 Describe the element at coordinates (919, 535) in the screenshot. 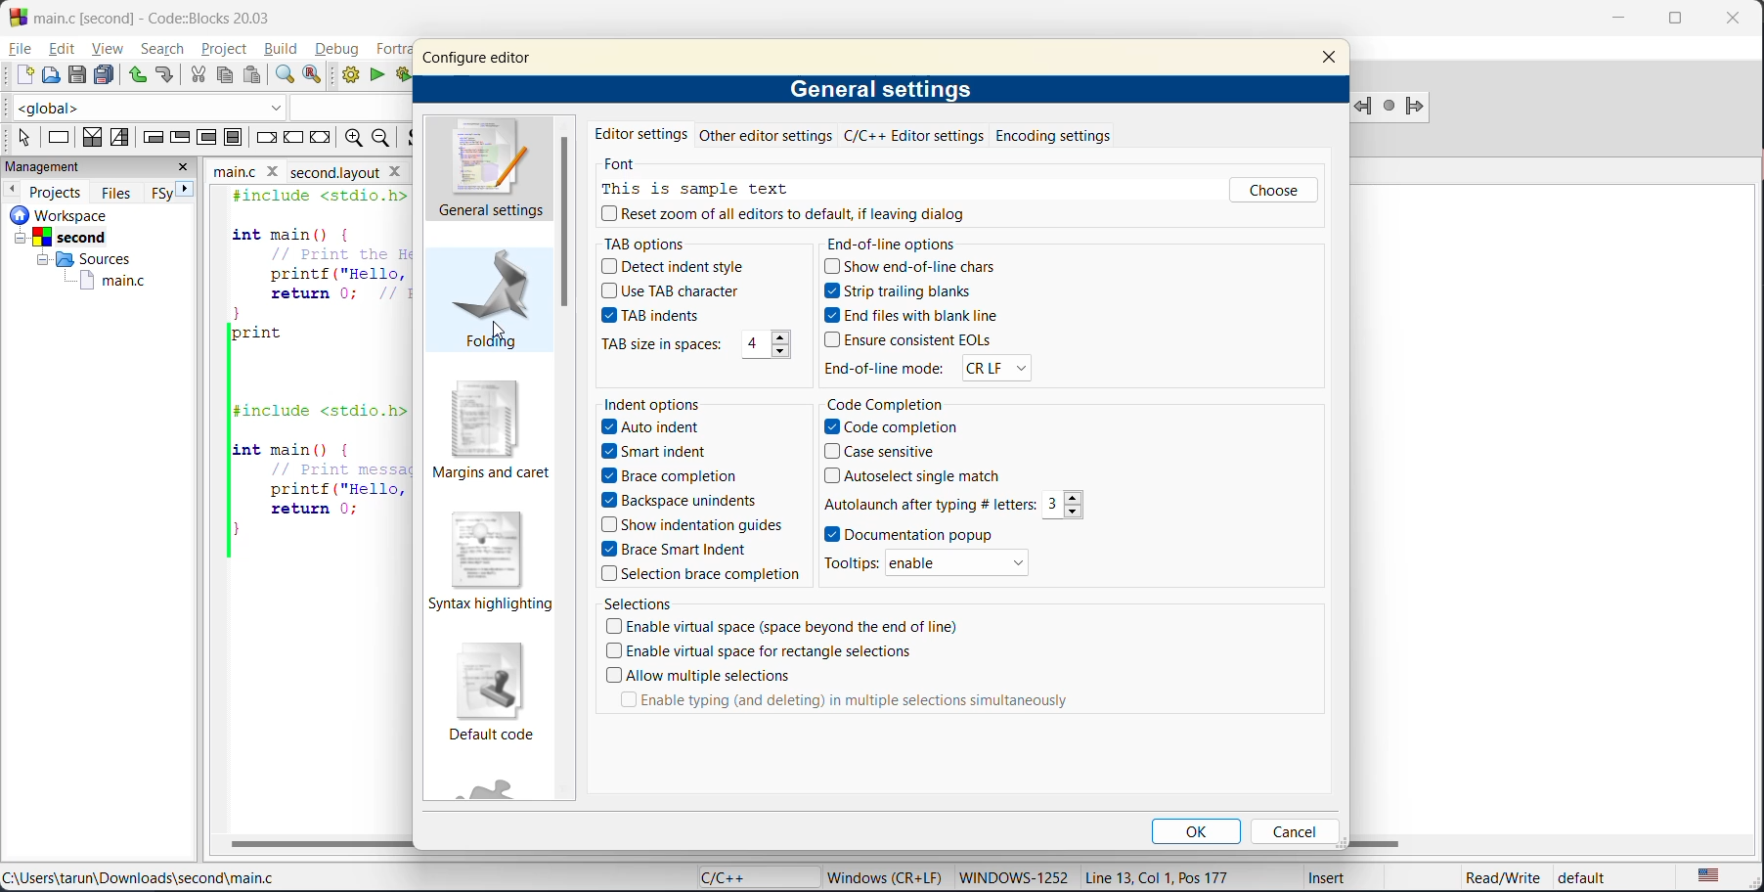

I see `Documentation popup` at that location.